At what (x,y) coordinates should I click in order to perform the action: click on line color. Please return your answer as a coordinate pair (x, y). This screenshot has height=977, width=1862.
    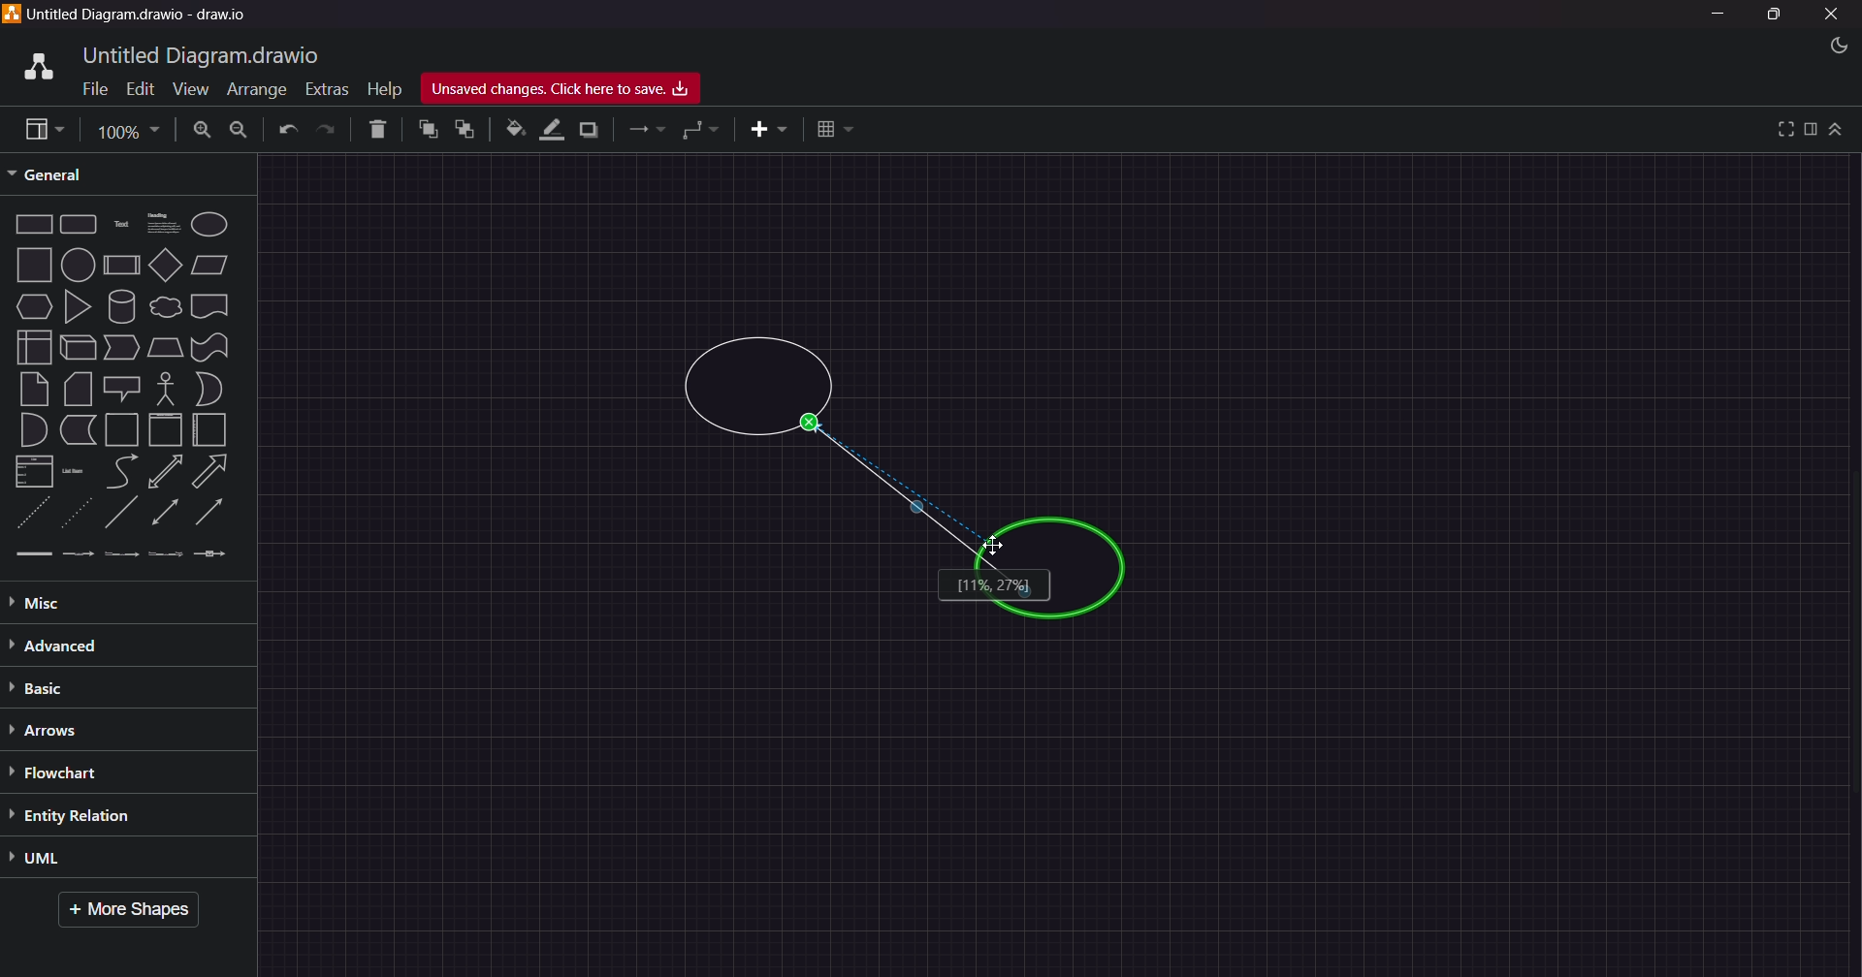
    Looking at the image, I should click on (552, 129).